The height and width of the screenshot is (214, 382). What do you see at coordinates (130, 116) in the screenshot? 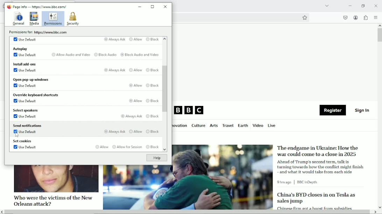
I see `Always ask` at bounding box center [130, 116].